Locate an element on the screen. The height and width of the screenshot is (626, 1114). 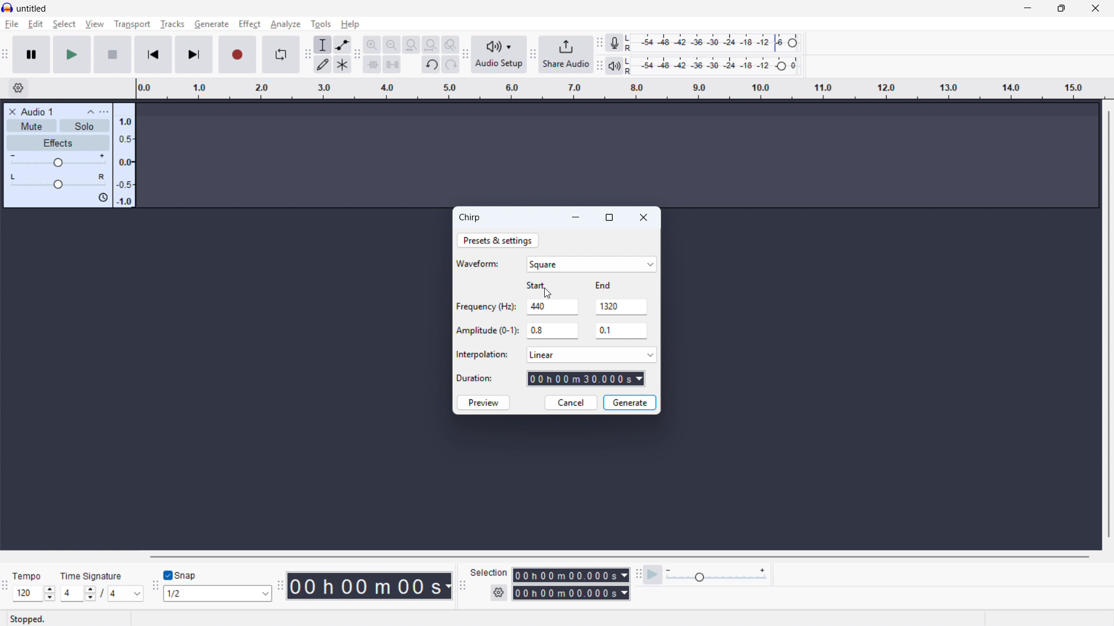
Ending amplitude  is located at coordinates (621, 330).